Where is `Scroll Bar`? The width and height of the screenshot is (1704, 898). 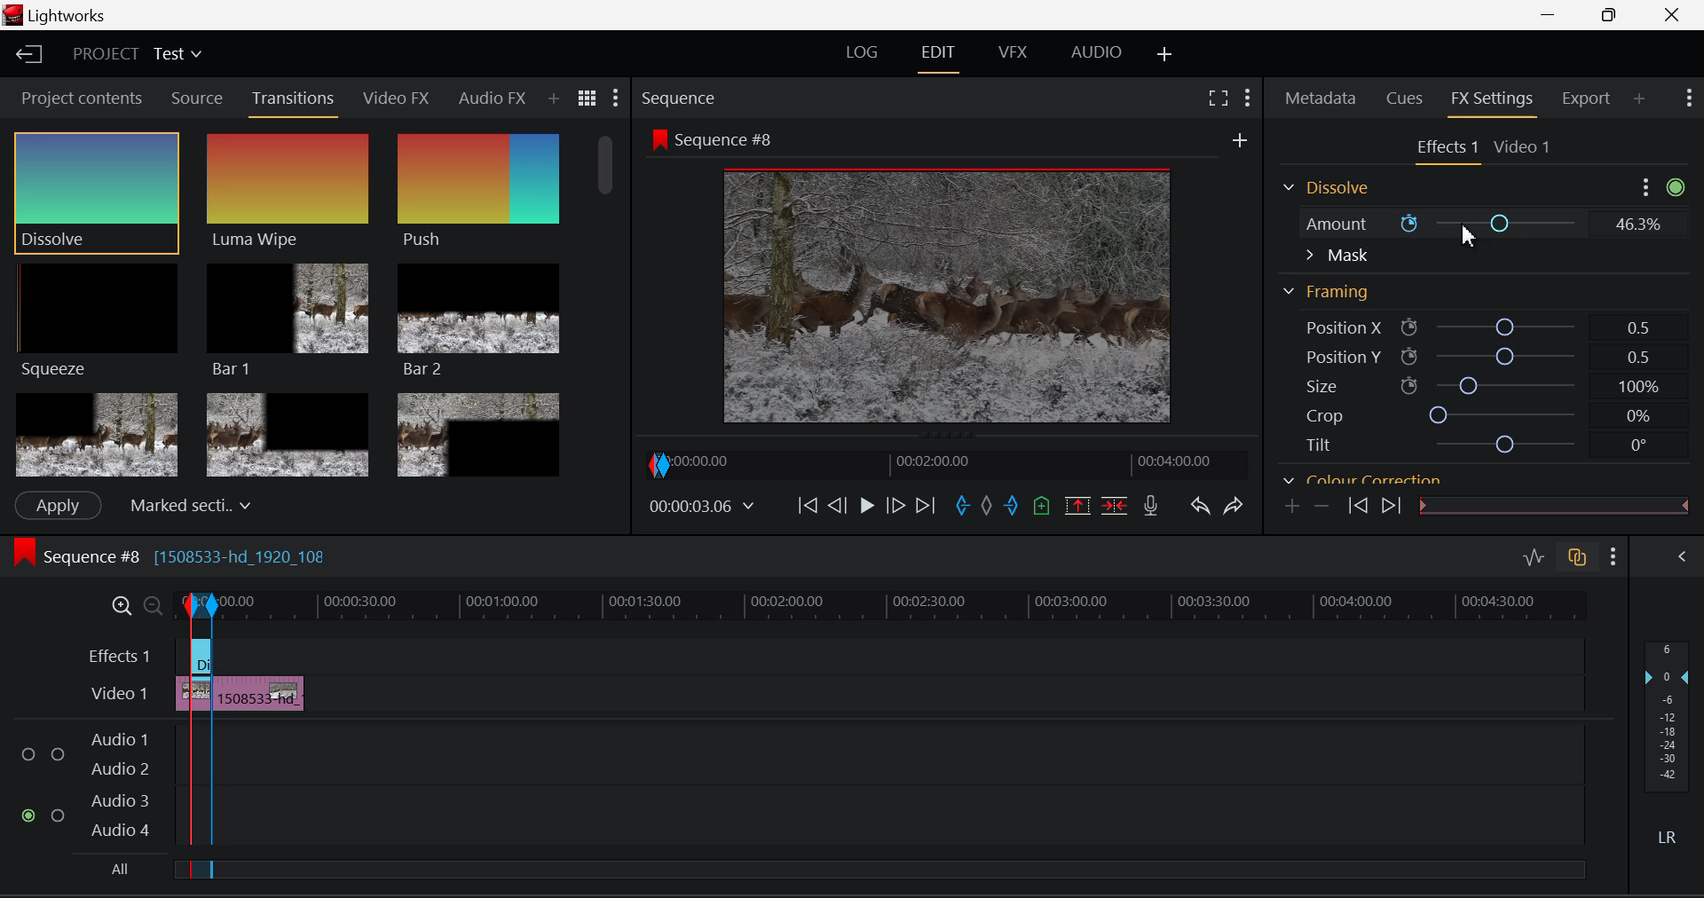 Scroll Bar is located at coordinates (1678, 330).